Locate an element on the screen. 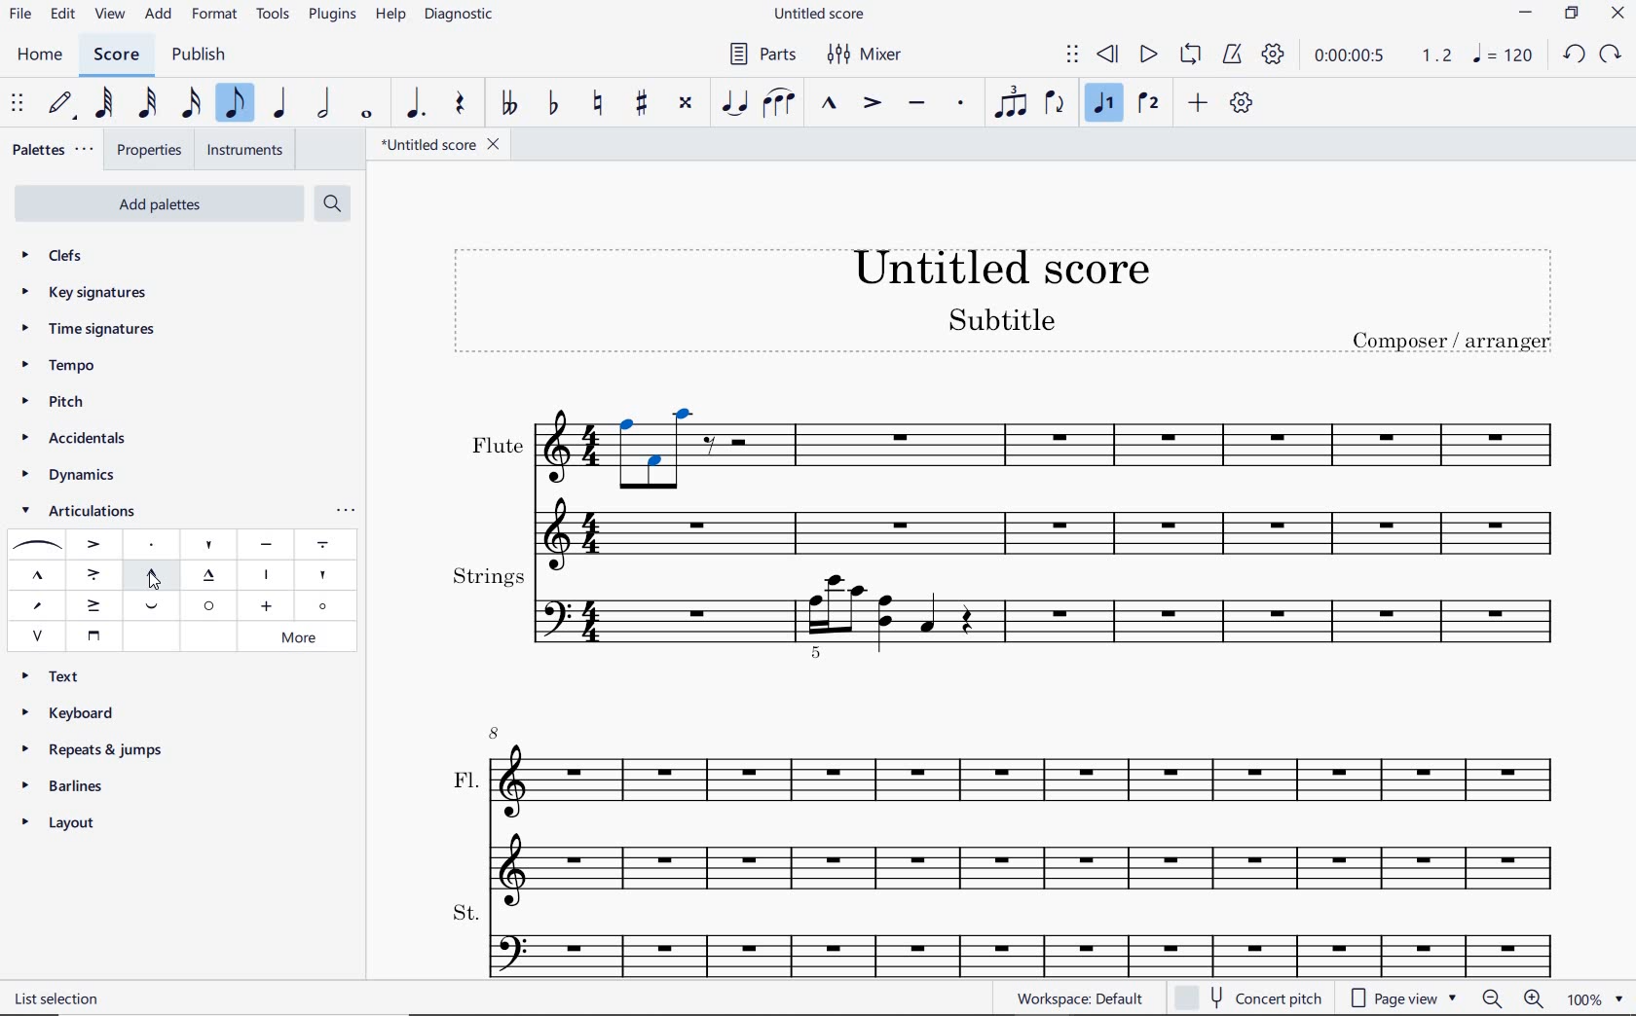 Image resolution: width=1636 pixels, height=1016 pixels. HELP is located at coordinates (390, 17).